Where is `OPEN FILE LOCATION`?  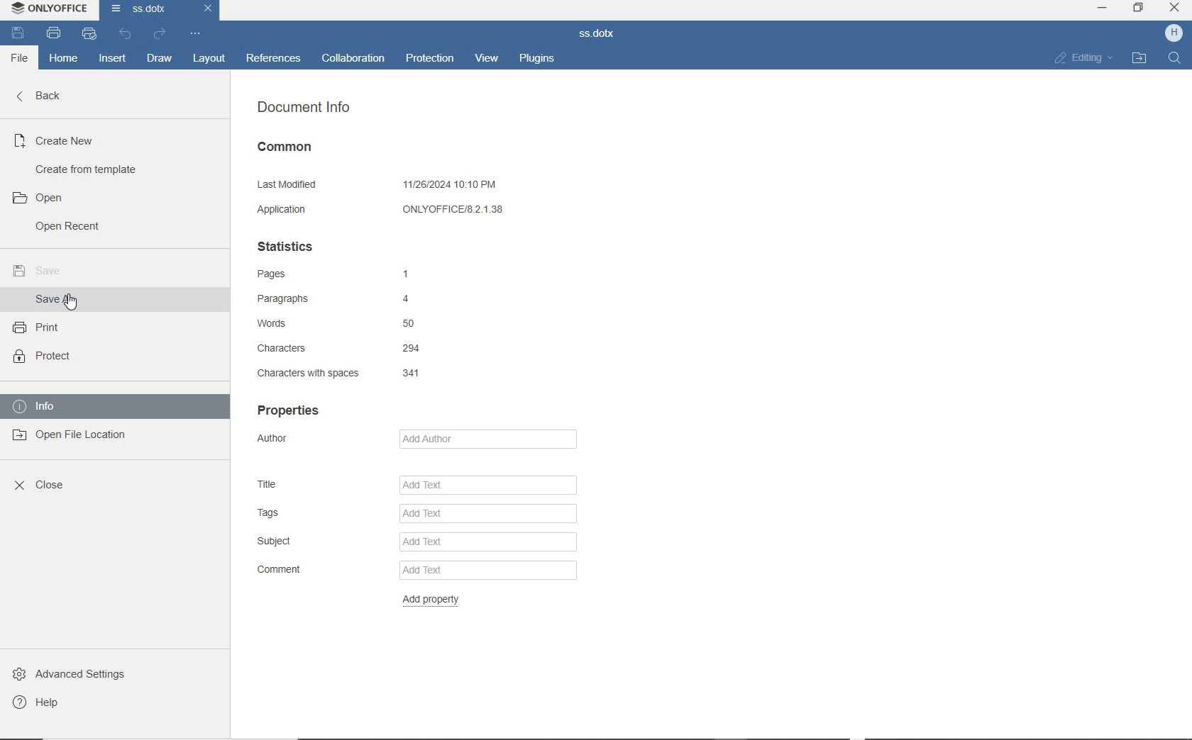
OPEN FILE LOCATION is located at coordinates (1139, 57).